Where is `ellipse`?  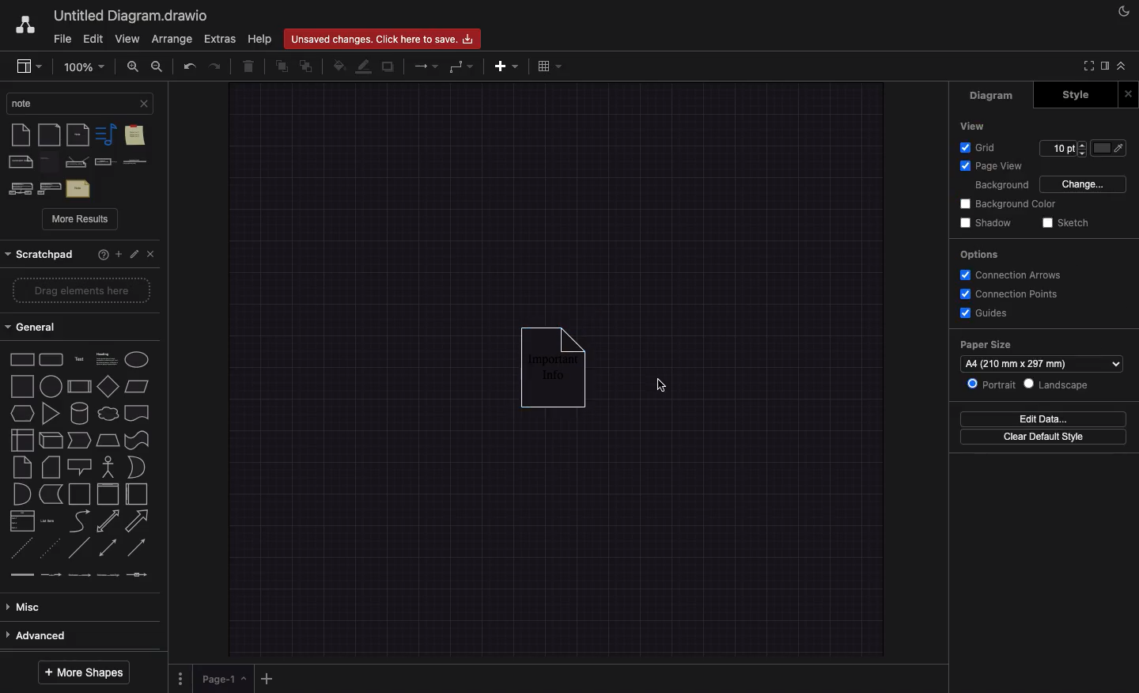
ellipse is located at coordinates (138, 359).